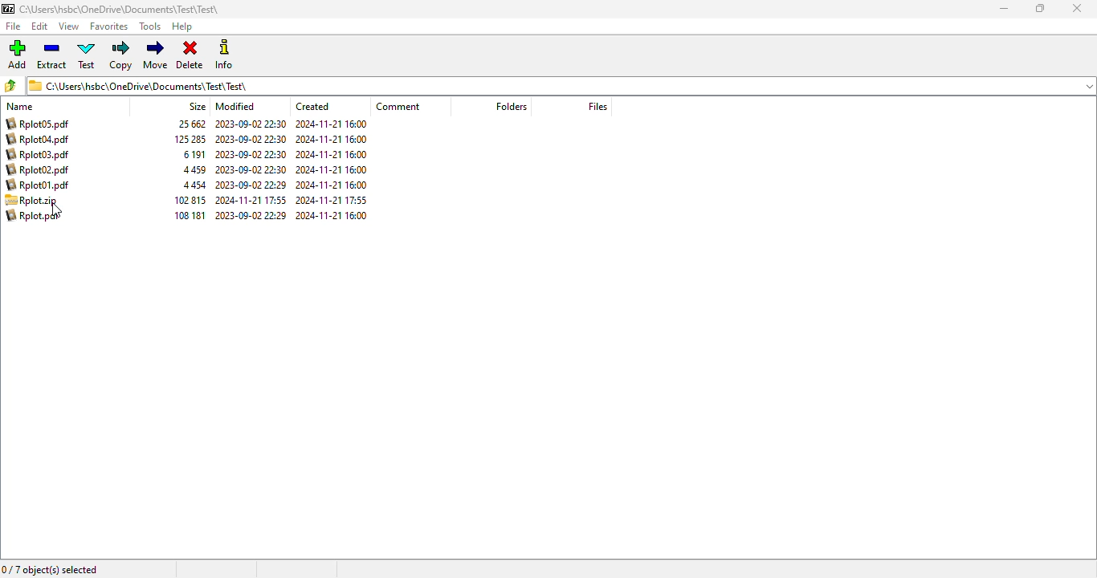  What do you see at coordinates (50, 569) in the screenshot?
I see `0/7 object(s) selected` at bounding box center [50, 569].